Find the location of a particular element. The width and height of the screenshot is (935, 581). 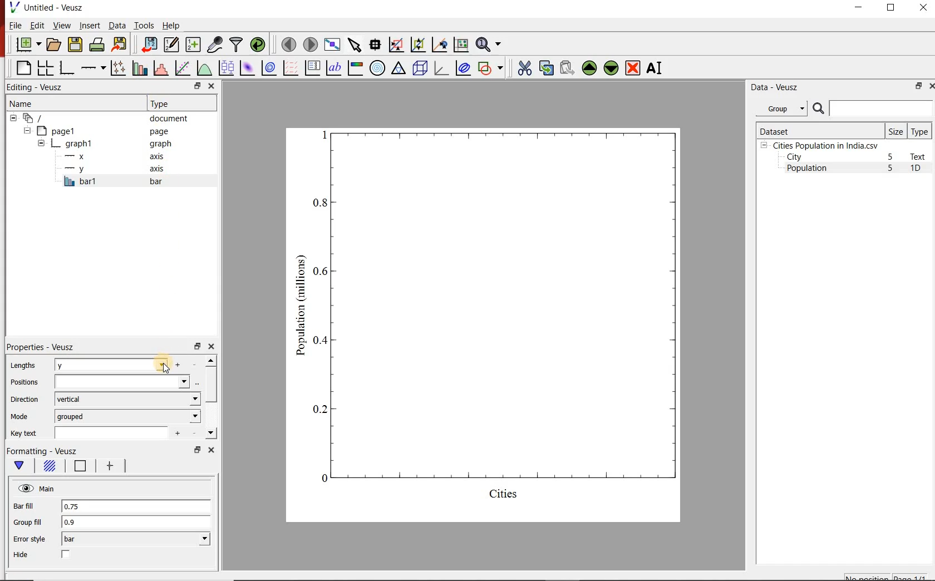

graph1 is located at coordinates (497, 322).